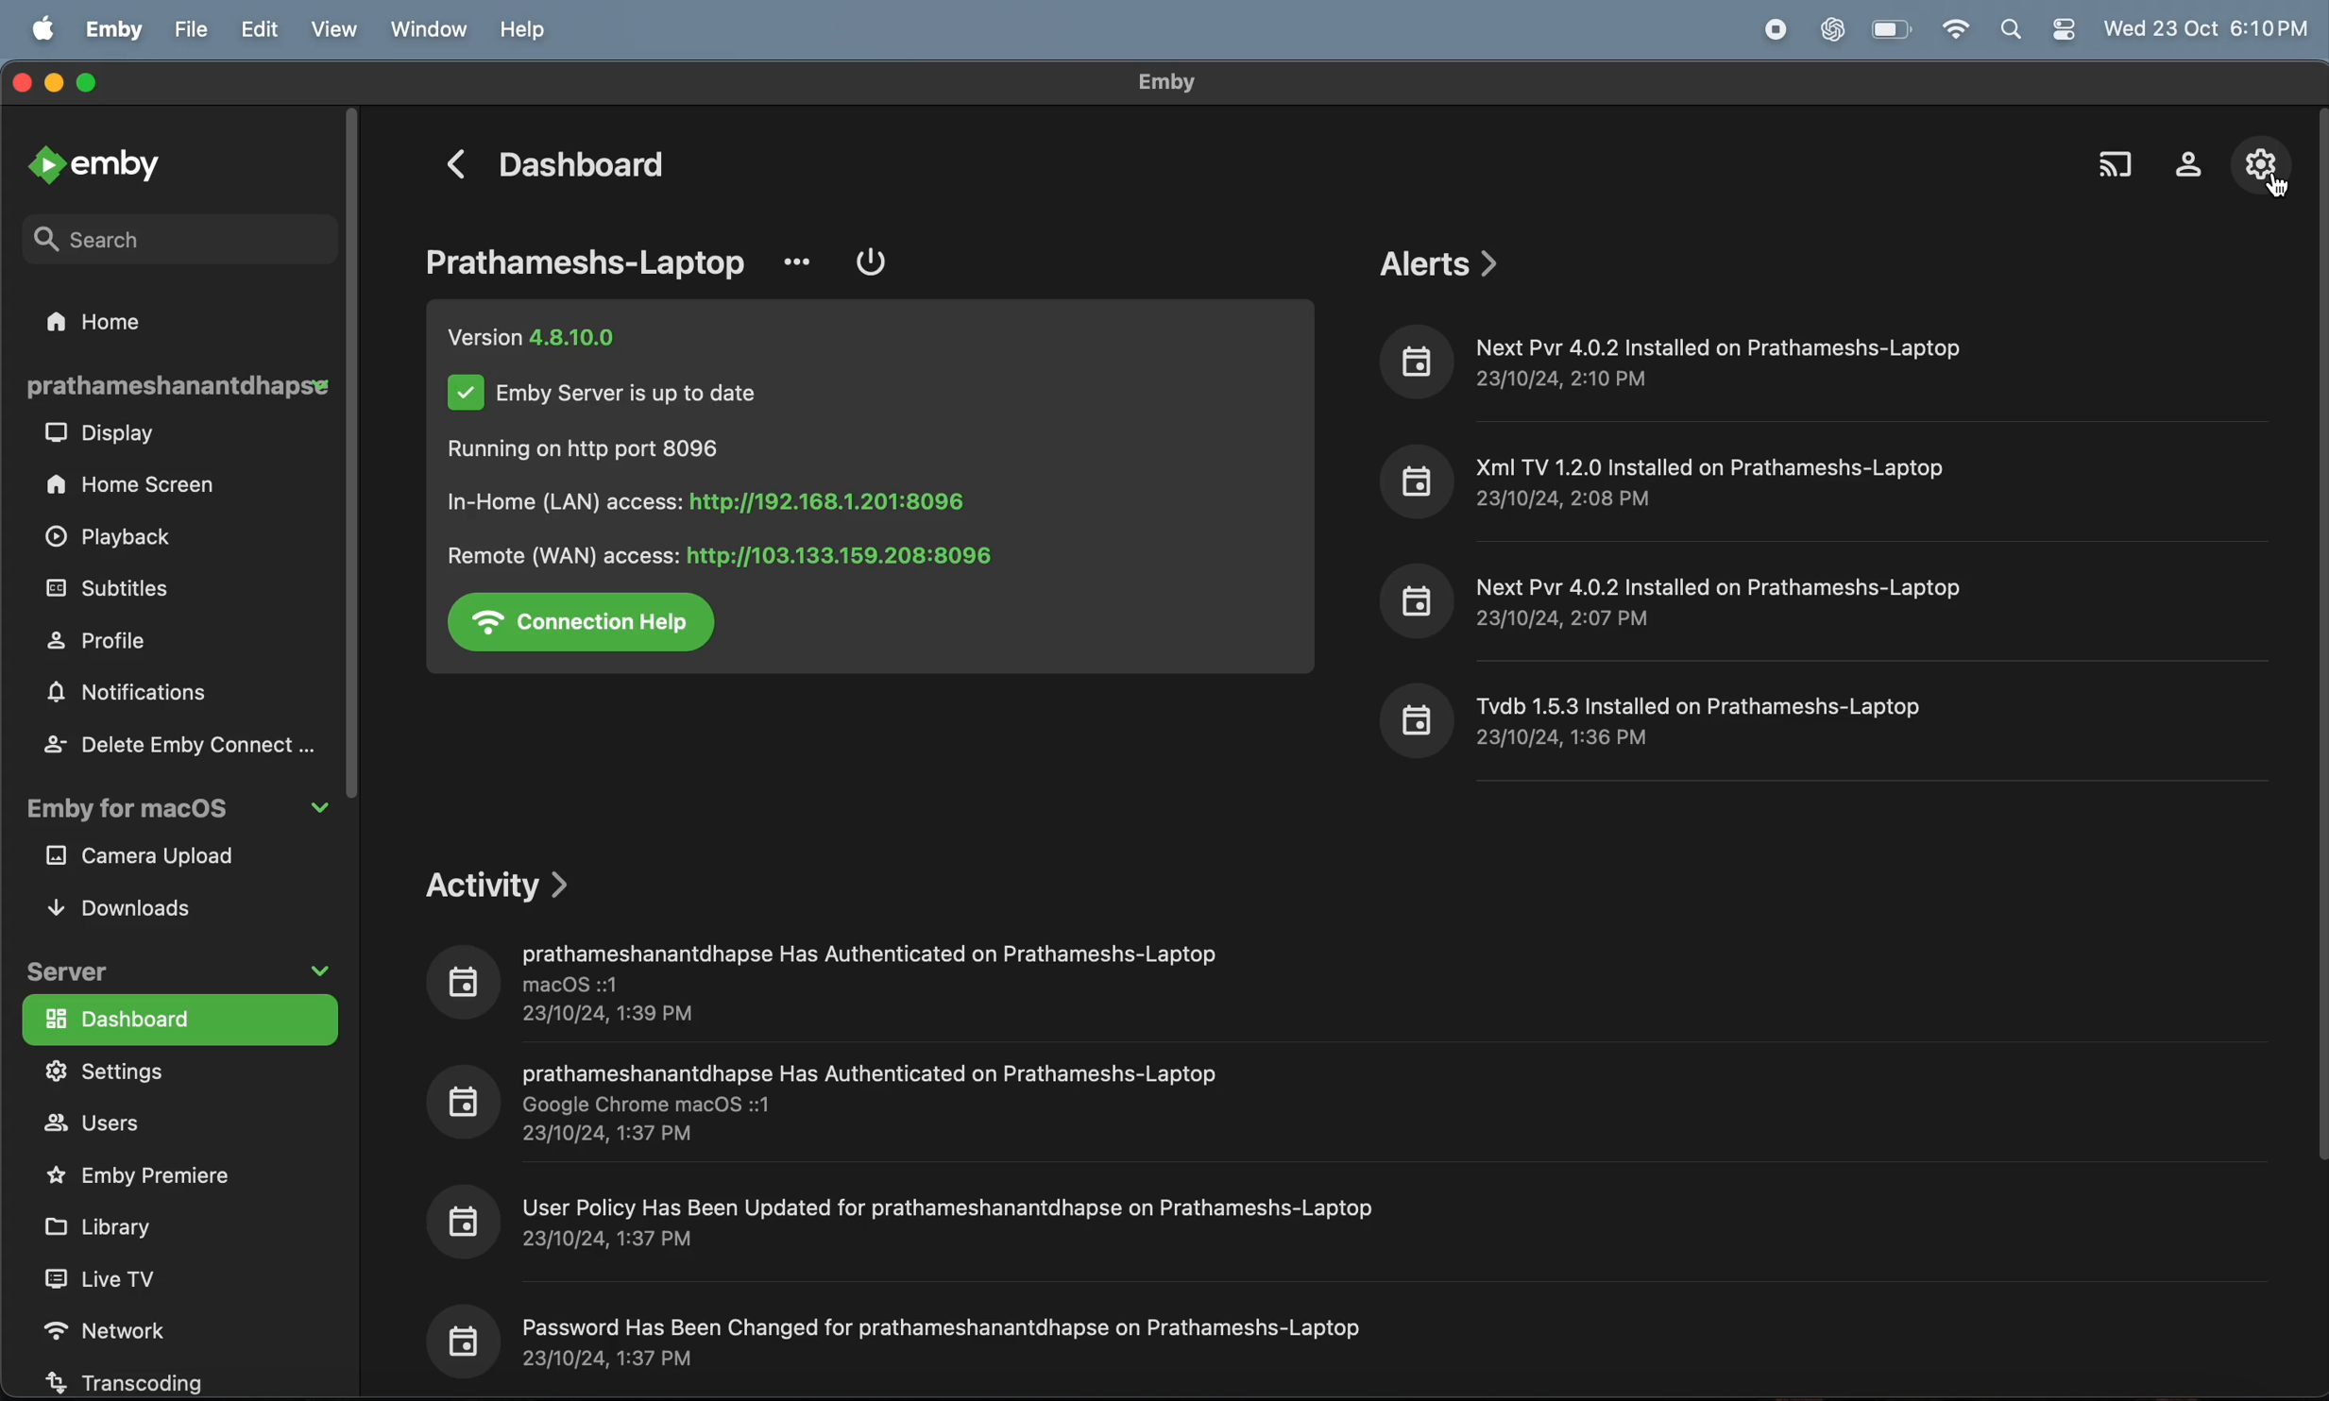 This screenshot has height=1401, width=2329. I want to click on battery, so click(1890, 28).